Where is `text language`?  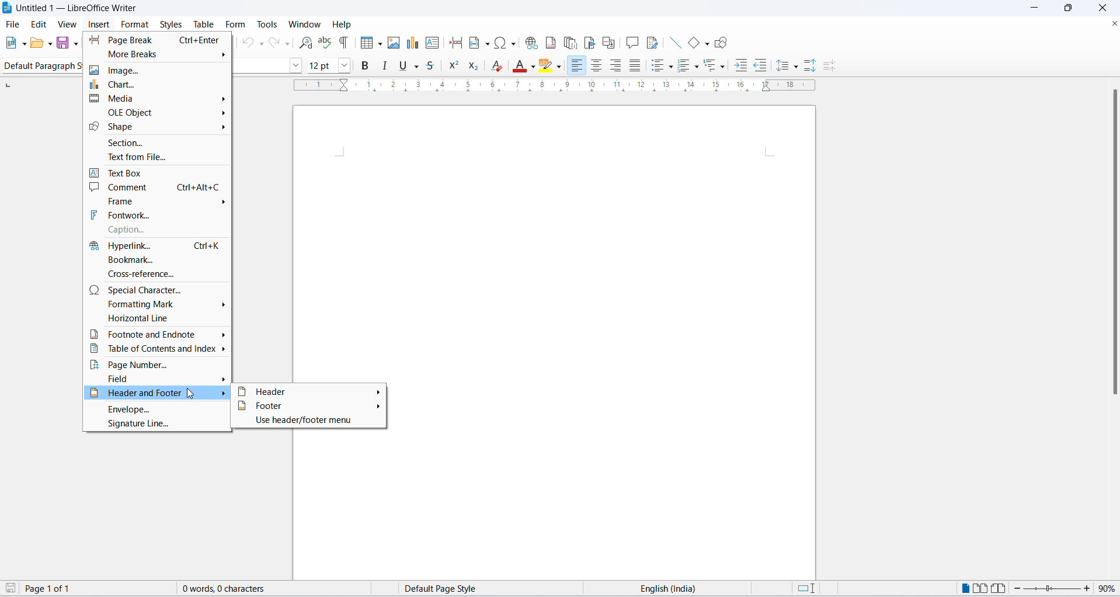 text language is located at coordinates (670, 588).